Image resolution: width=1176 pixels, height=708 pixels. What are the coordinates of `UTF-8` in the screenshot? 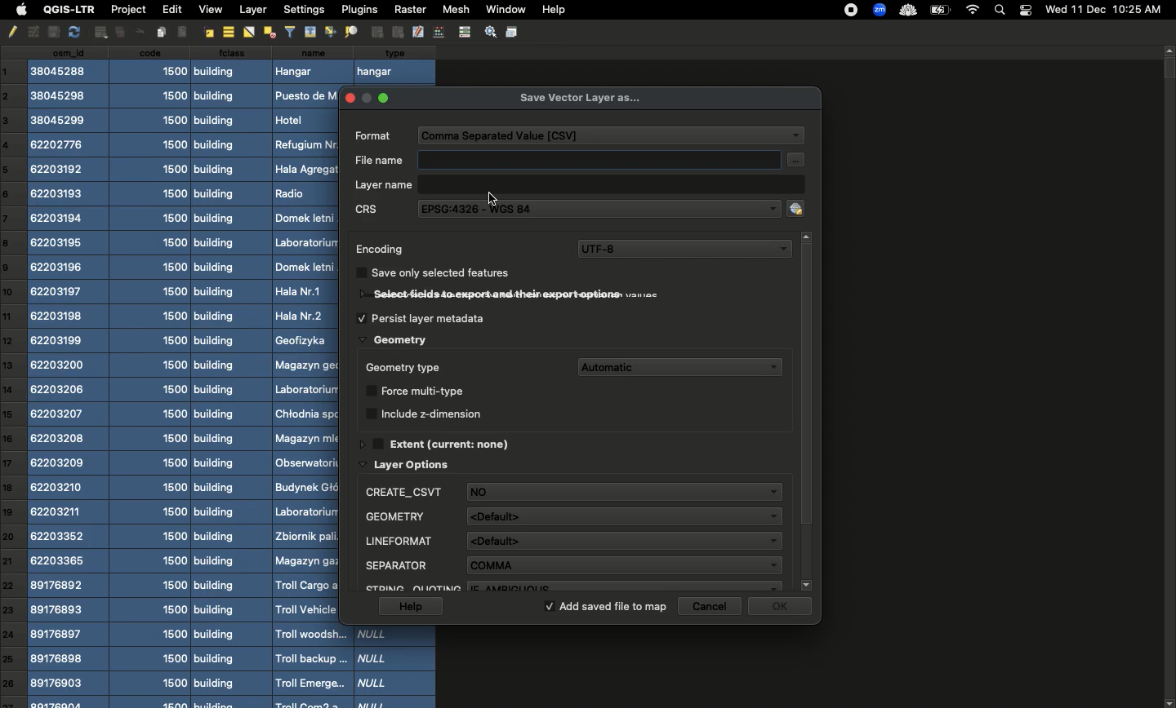 It's located at (684, 250).